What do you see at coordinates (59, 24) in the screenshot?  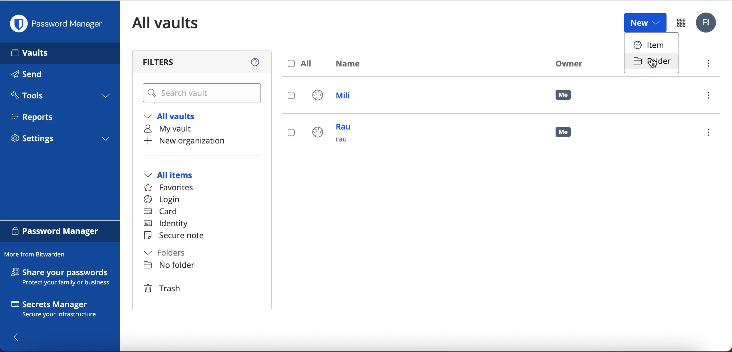 I see `password manager` at bounding box center [59, 24].